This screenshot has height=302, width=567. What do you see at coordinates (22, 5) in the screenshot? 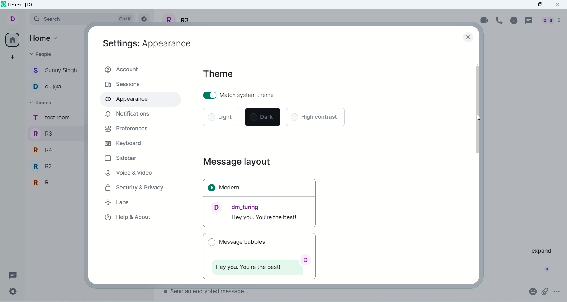
I see `element` at bounding box center [22, 5].